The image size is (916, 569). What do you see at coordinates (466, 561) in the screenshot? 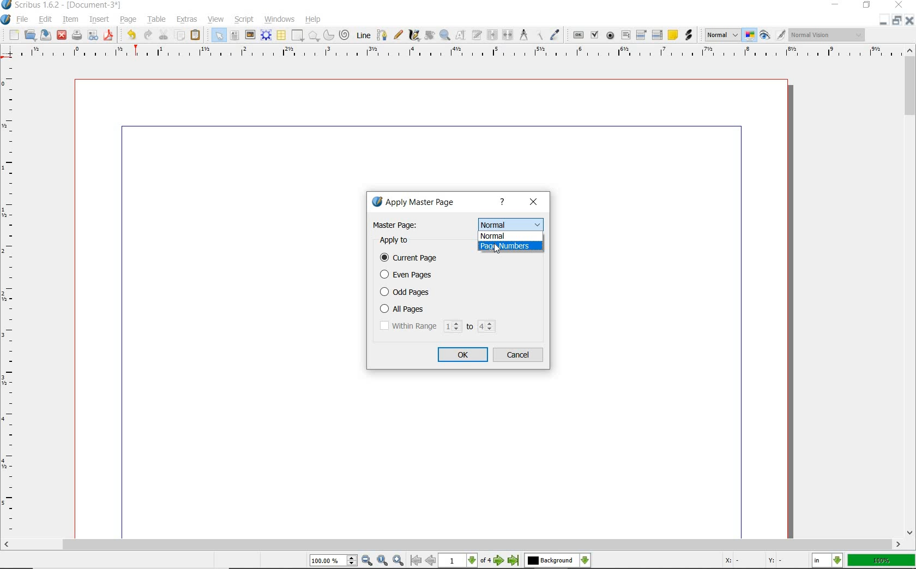
I see `1 of 4` at bounding box center [466, 561].